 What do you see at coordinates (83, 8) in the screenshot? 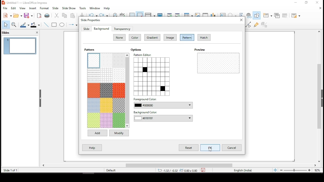
I see `tools` at bounding box center [83, 8].